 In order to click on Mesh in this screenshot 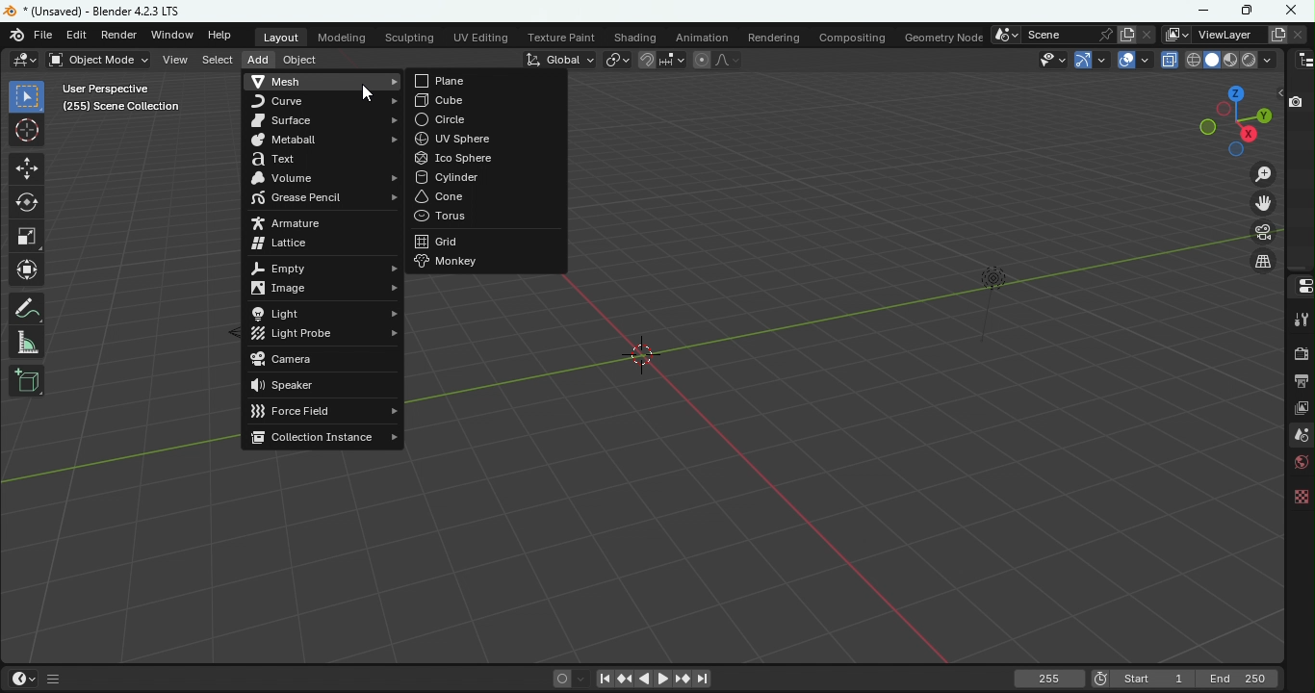, I will do `click(324, 82)`.